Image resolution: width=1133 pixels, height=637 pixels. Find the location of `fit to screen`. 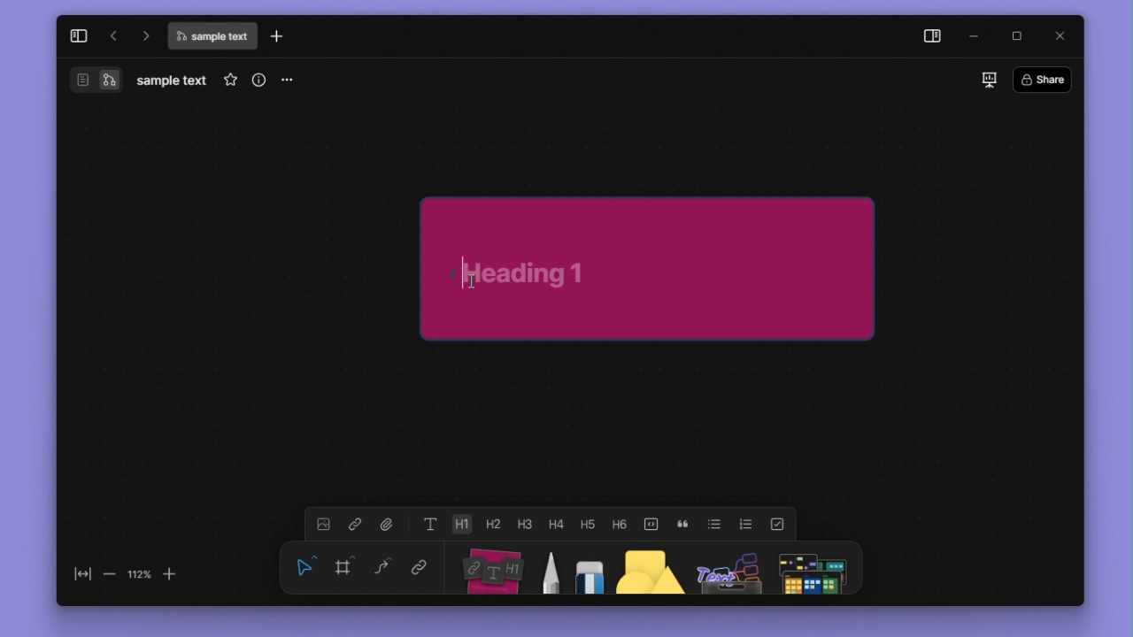

fit to screen is located at coordinates (83, 574).